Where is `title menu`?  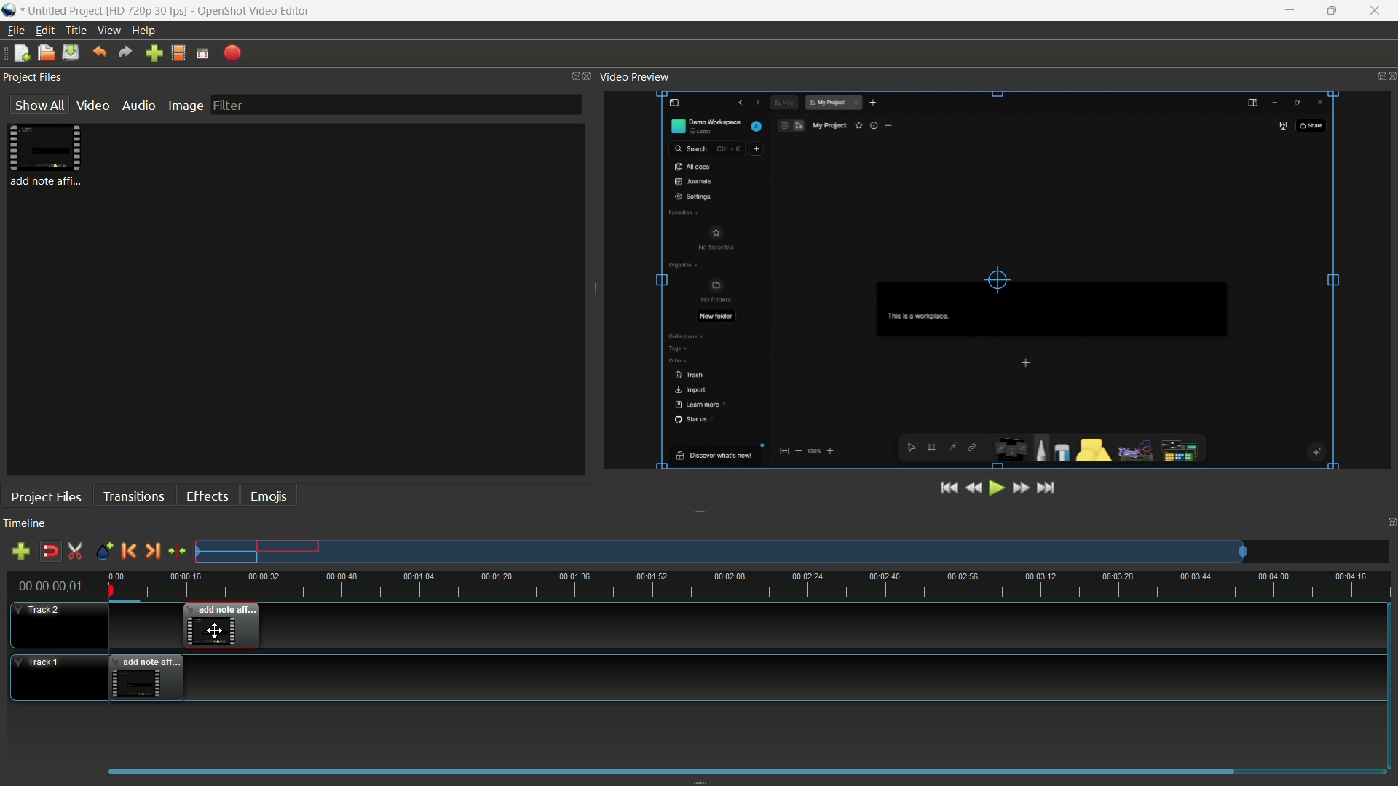
title menu is located at coordinates (76, 30).